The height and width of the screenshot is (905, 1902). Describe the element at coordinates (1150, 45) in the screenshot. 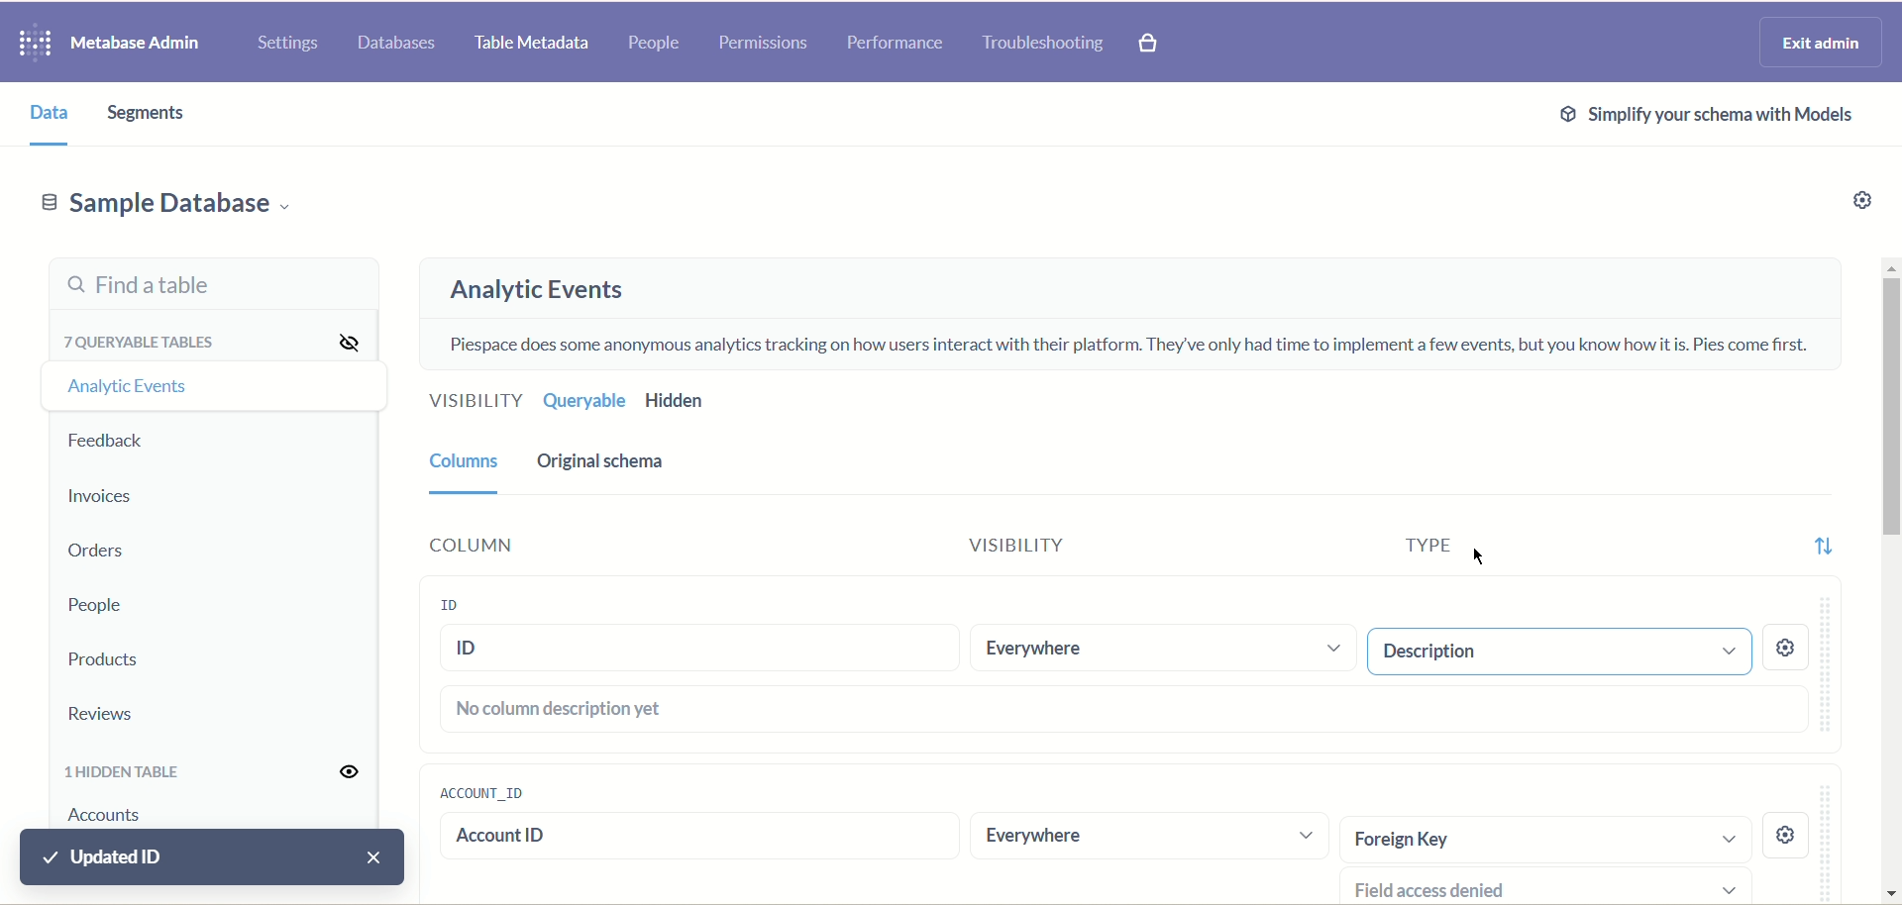

I see `paid features` at that location.